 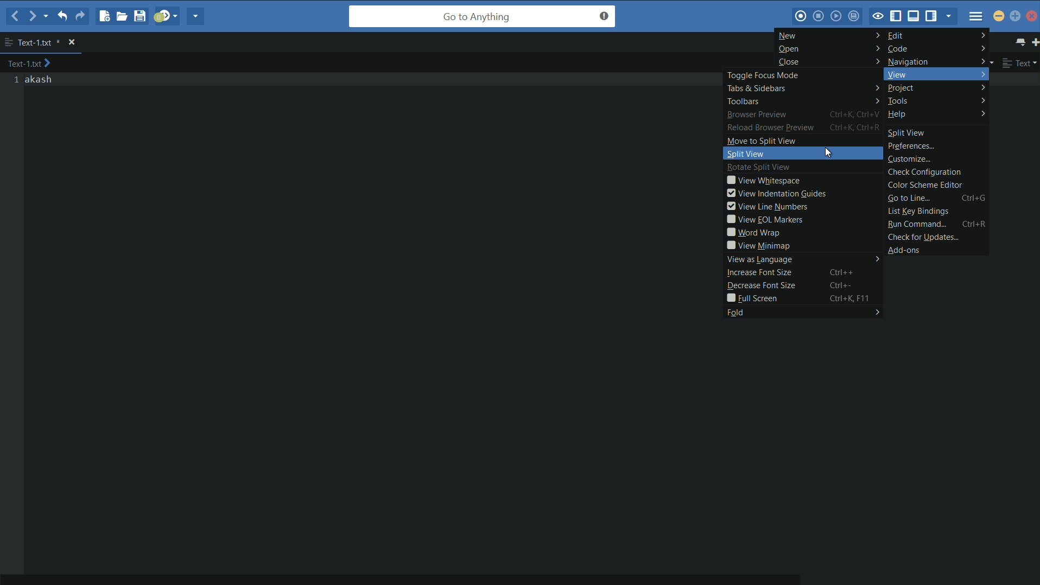 I want to click on view as language, so click(x=803, y=259).